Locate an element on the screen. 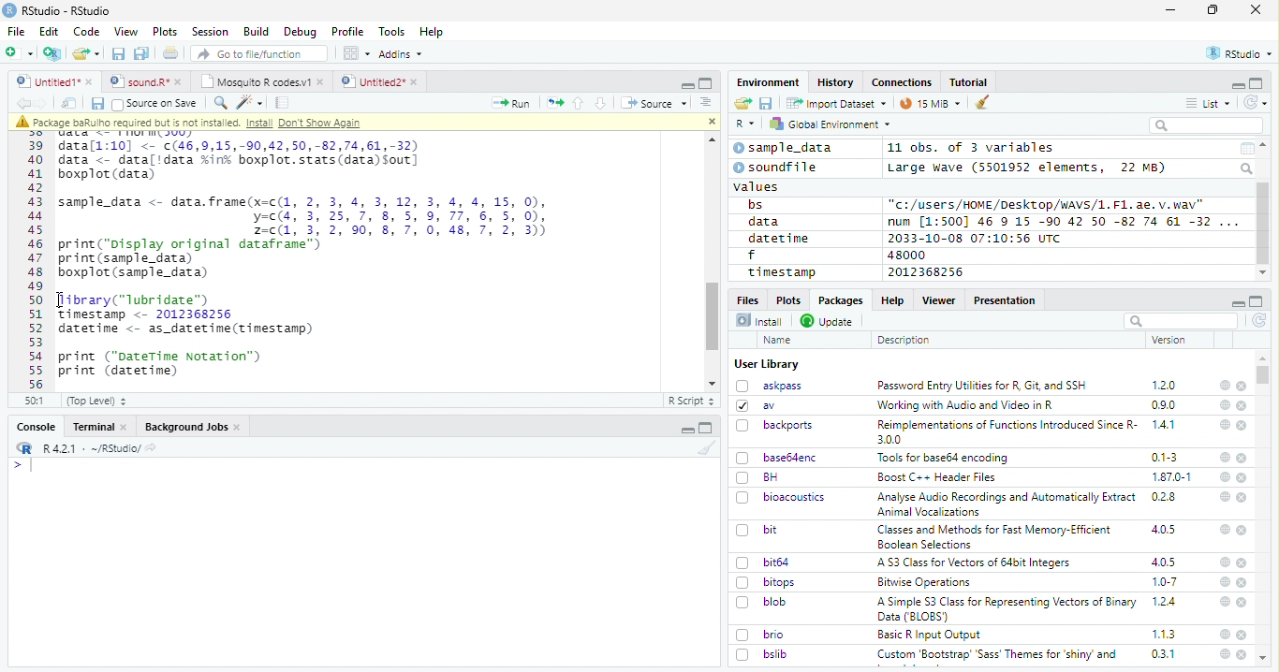 This screenshot has height=672, width=1279. Debug is located at coordinates (301, 32).